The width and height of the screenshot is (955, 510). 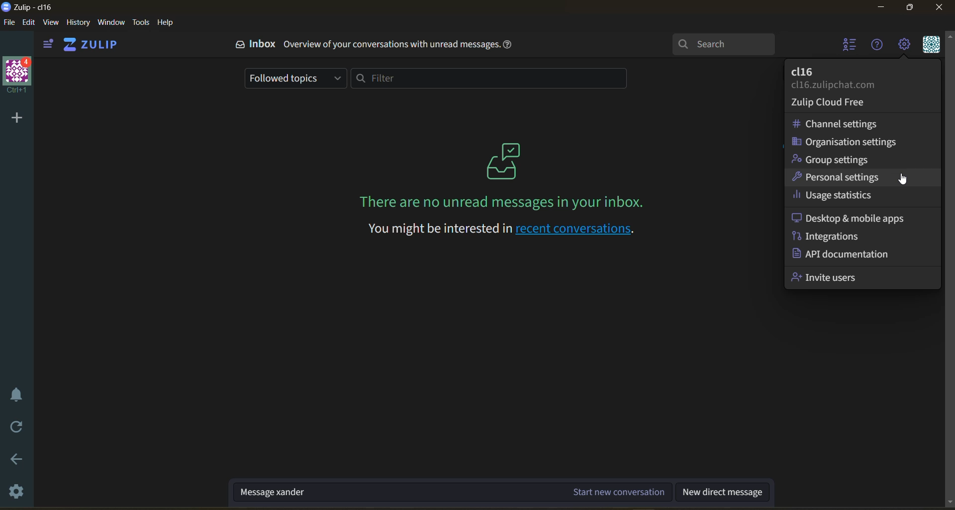 I want to click on api documentation, so click(x=854, y=255).